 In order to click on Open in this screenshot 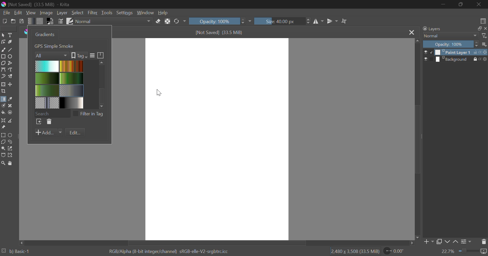, I will do `click(13, 21)`.